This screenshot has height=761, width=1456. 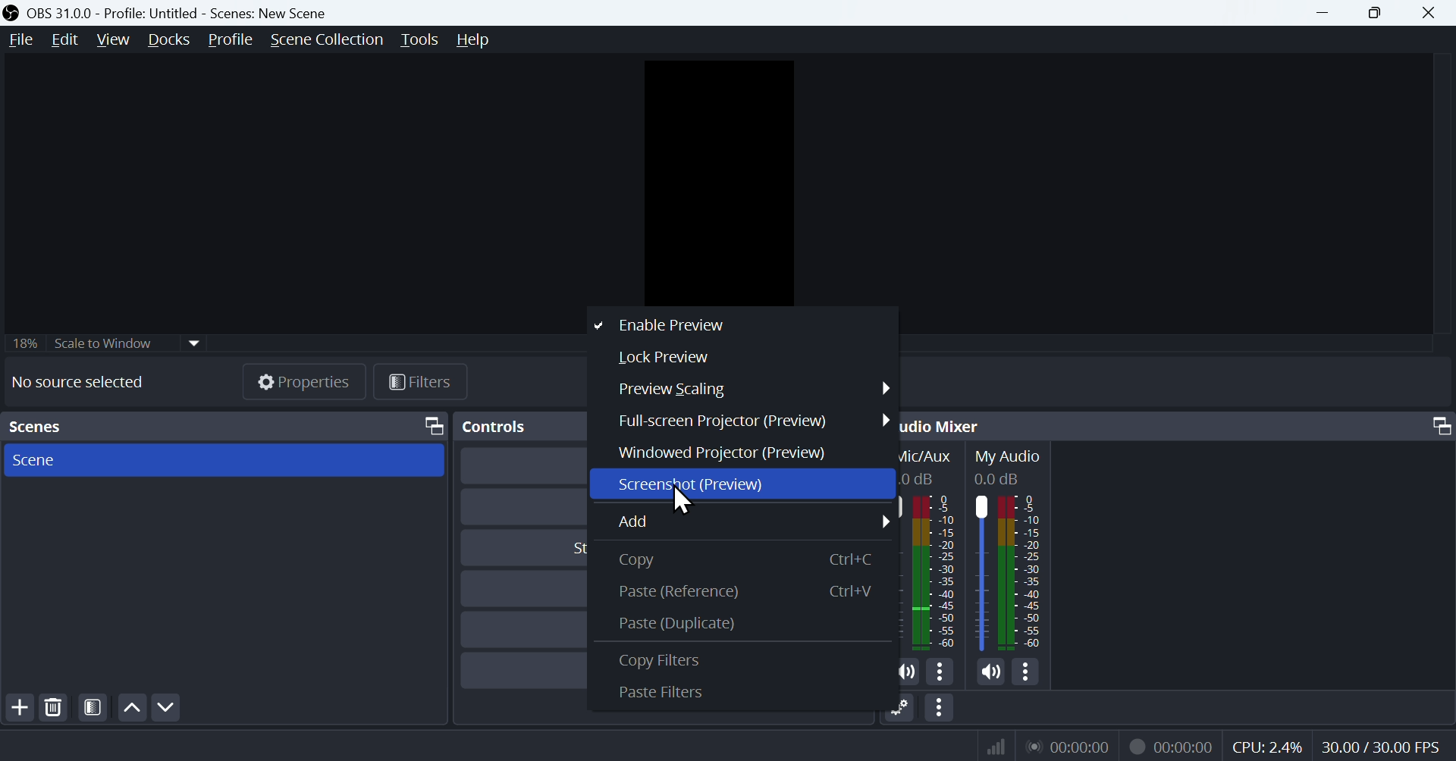 What do you see at coordinates (665, 663) in the screenshot?
I see `Copy Filters` at bounding box center [665, 663].